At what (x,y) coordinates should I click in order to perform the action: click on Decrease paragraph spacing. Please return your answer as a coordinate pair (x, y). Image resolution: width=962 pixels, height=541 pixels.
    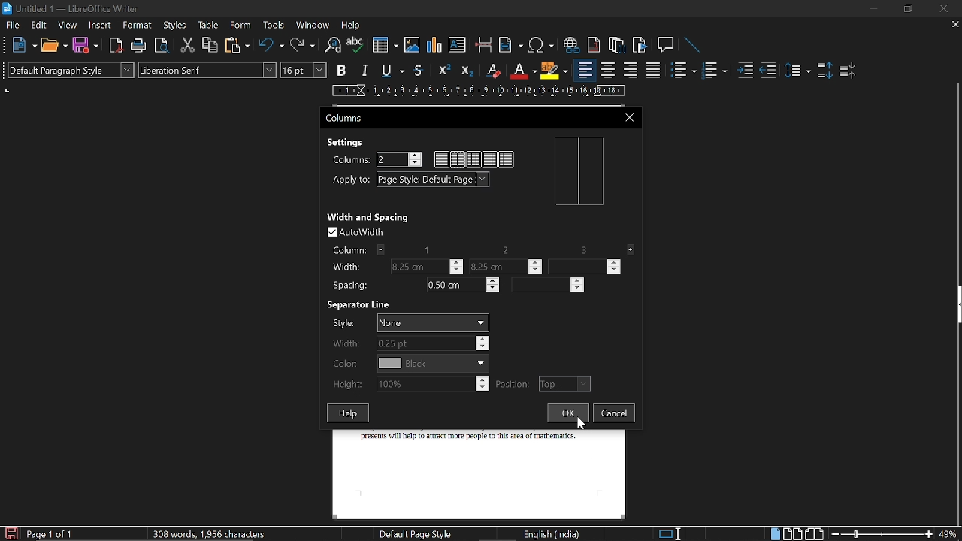
    Looking at the image, I should click on (848, 70).